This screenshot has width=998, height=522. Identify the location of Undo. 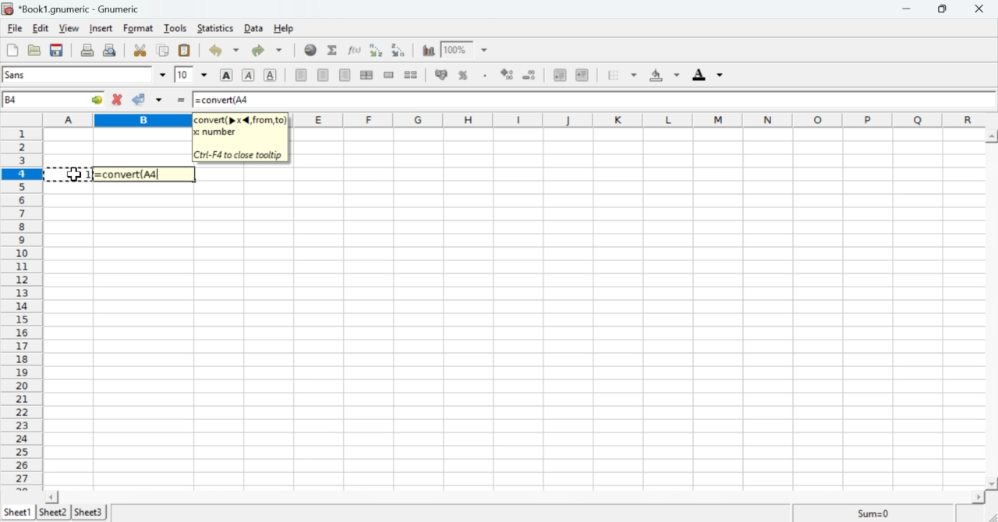
(225, 50).